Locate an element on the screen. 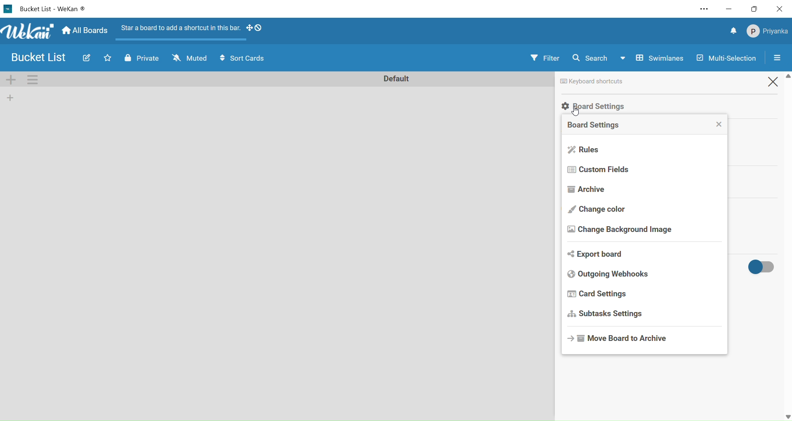 The image size is (792, 421). title is located at coordinates (31, 31).